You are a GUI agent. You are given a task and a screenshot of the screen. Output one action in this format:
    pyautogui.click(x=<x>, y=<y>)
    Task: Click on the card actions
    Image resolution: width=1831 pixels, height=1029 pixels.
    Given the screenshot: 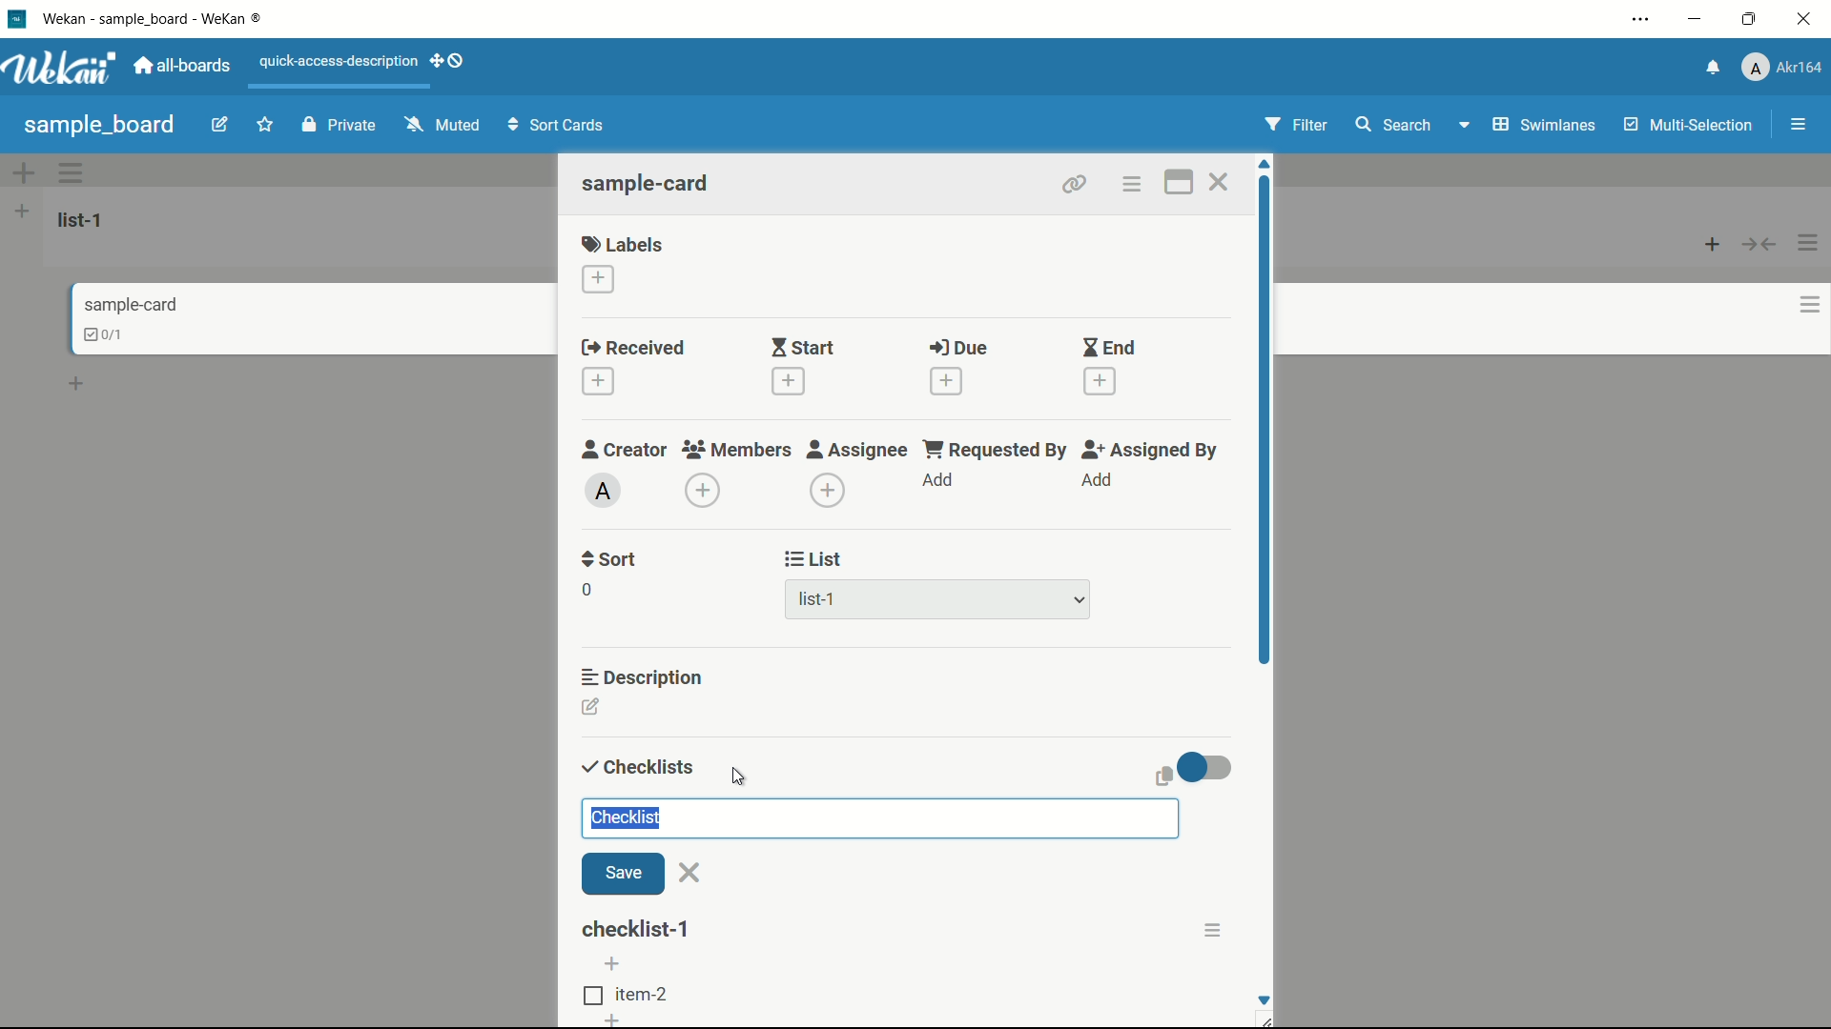 What is the action you would take?
    pyautogui.click(x=1810, y=305)
    